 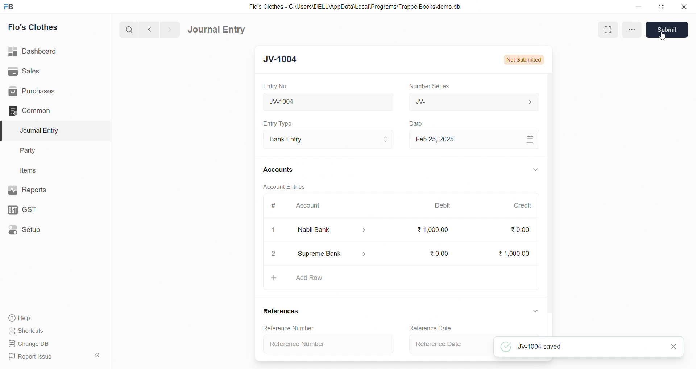 What do you see at coordinates (681, 7) in the screenshot?
I see `close` at bounding box center [681, 7].